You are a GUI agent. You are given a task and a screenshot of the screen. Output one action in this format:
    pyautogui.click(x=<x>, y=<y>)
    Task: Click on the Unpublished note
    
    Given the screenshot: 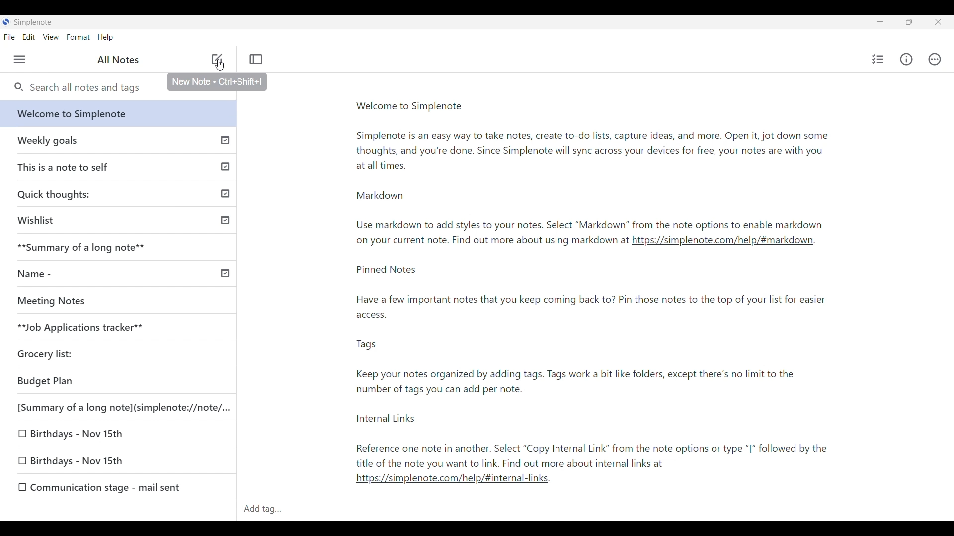 What is the action you would take?
    pyautogui.click(x=49, y=381)
    